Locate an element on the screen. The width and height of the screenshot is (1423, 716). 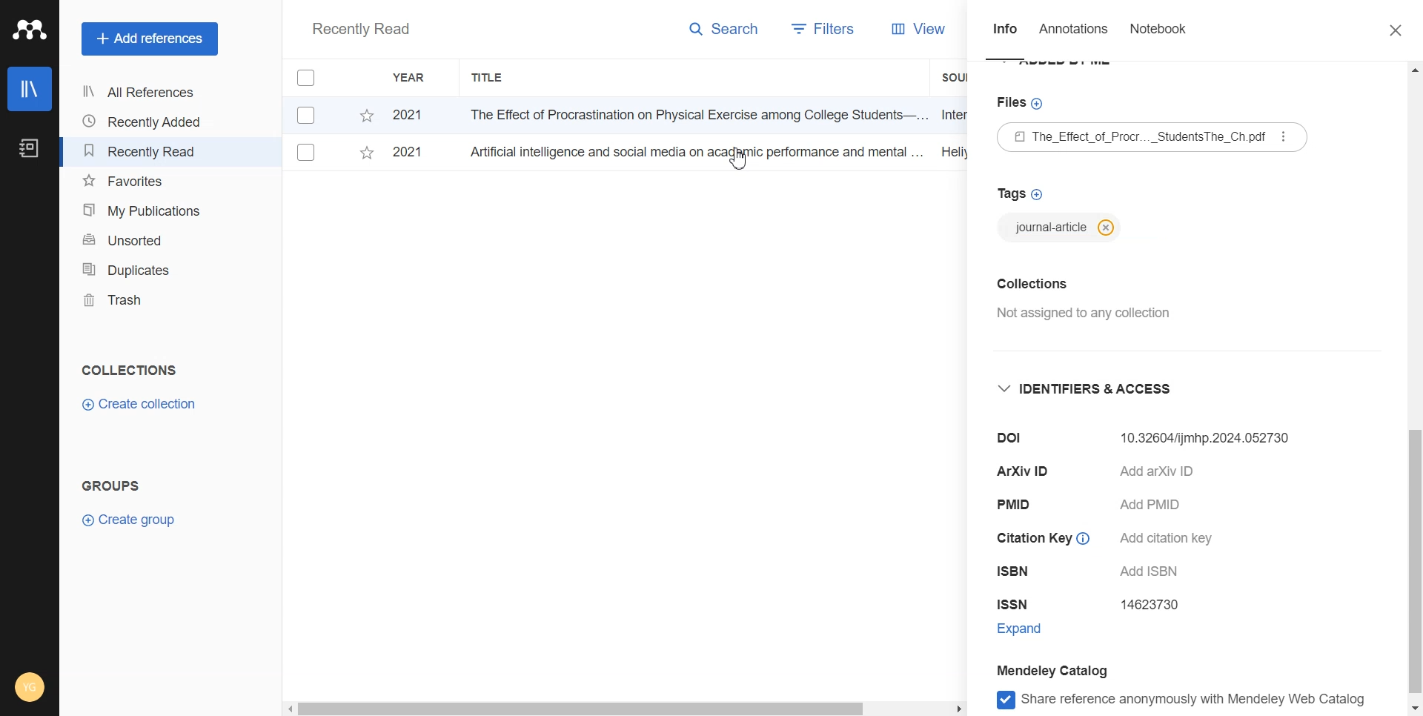
Collection  Not assigned to any collection is located at coordinates (1082, 305).